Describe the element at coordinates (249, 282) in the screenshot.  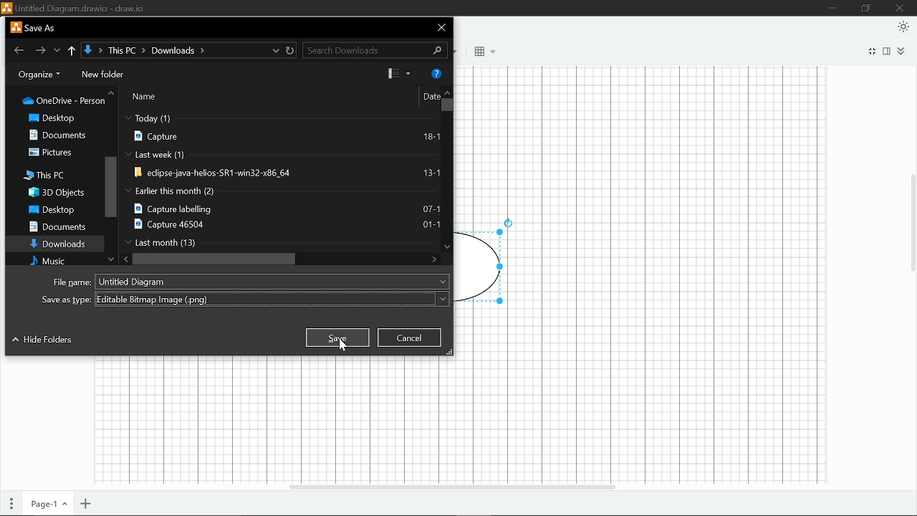
I see `File name` at that location.